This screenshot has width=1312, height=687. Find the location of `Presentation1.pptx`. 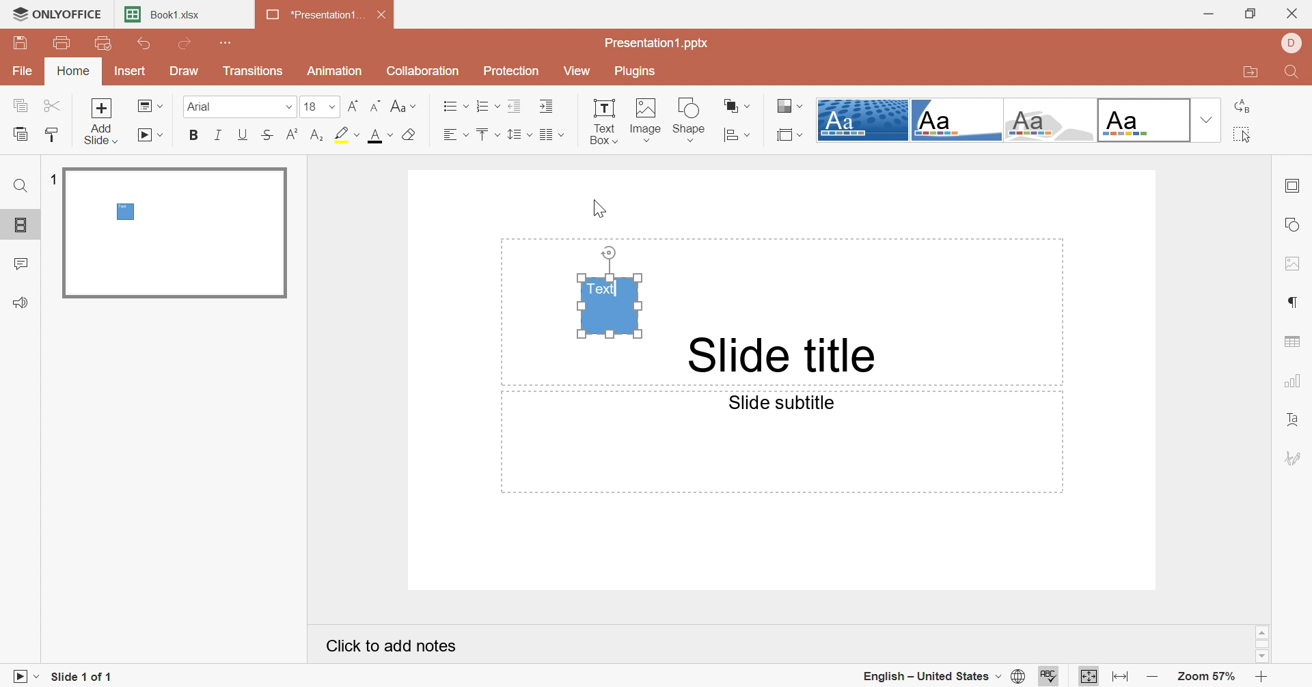

Presentation1.pptx is located at coordinates (658, 44).